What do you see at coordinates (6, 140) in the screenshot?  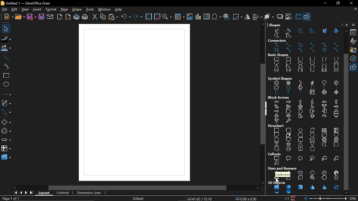 I see `arrows ` at bounding box center [6, 140].